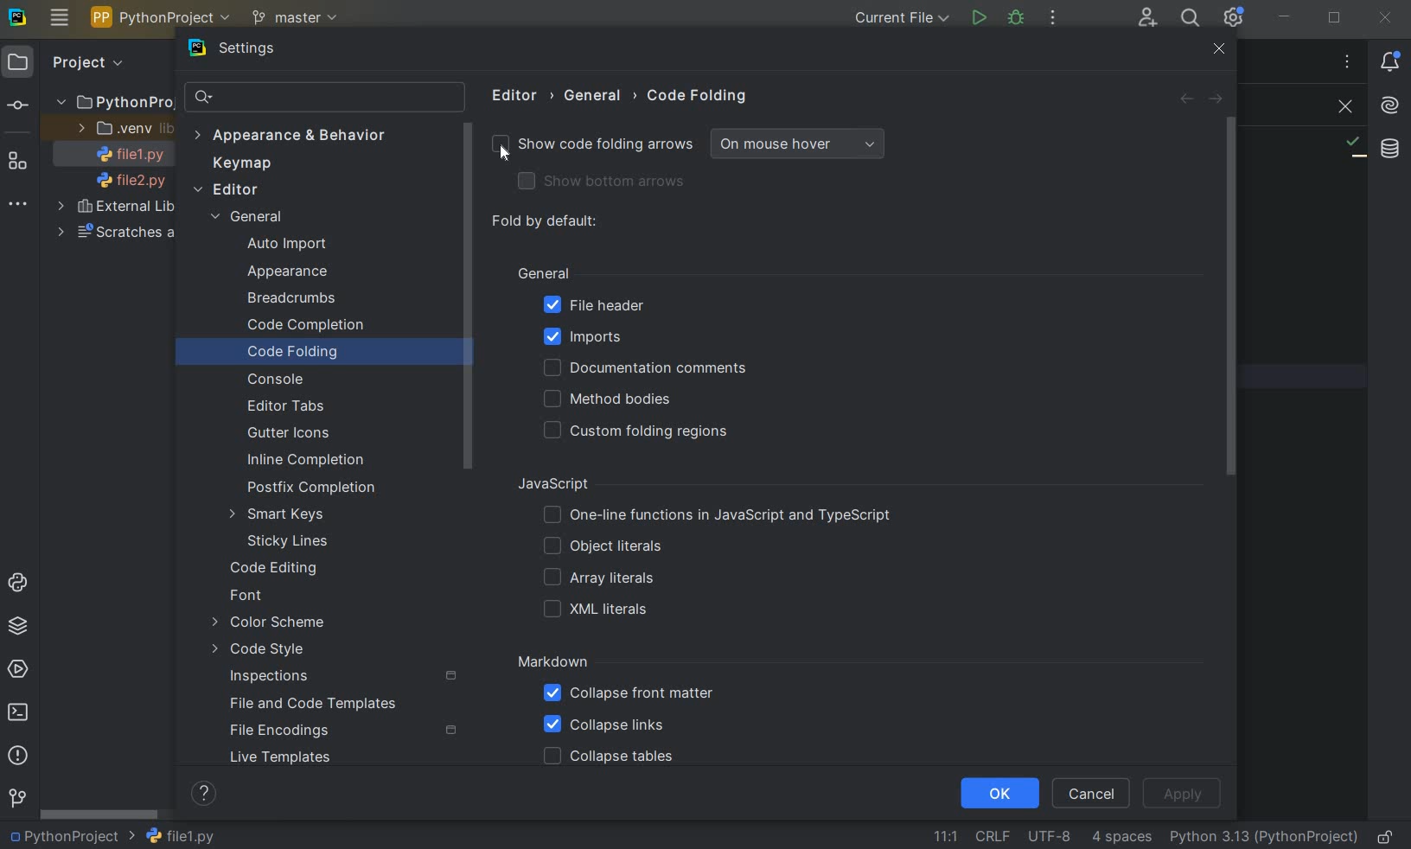 The height and width of the screenshot is (849, 1411). Describe the element at coordinates (247, 163) in the screenshot. I see `KEYMAP` at that location.